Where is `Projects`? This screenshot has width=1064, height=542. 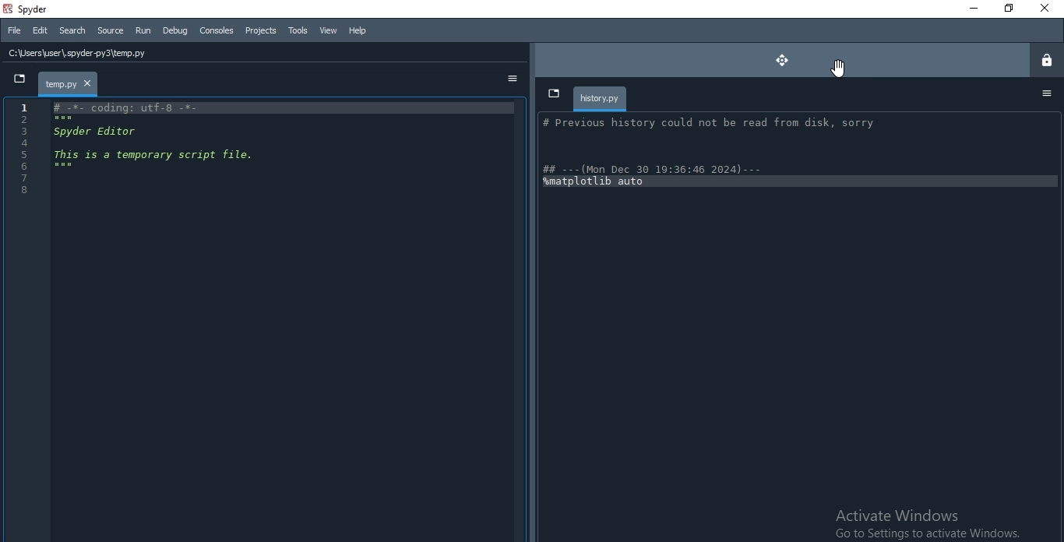 Projects is located at coordinates (260, 31).